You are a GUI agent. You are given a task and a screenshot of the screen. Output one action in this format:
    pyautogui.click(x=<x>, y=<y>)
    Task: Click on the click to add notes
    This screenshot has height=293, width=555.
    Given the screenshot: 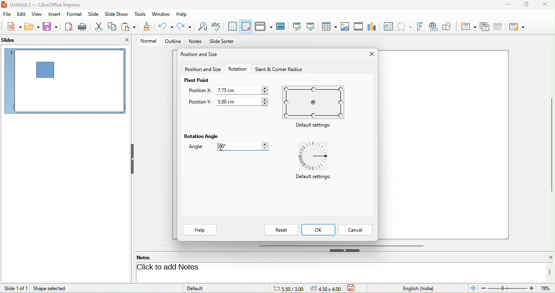 What is the action you would take?
    pyautogui.click(x=200, y=268)
    